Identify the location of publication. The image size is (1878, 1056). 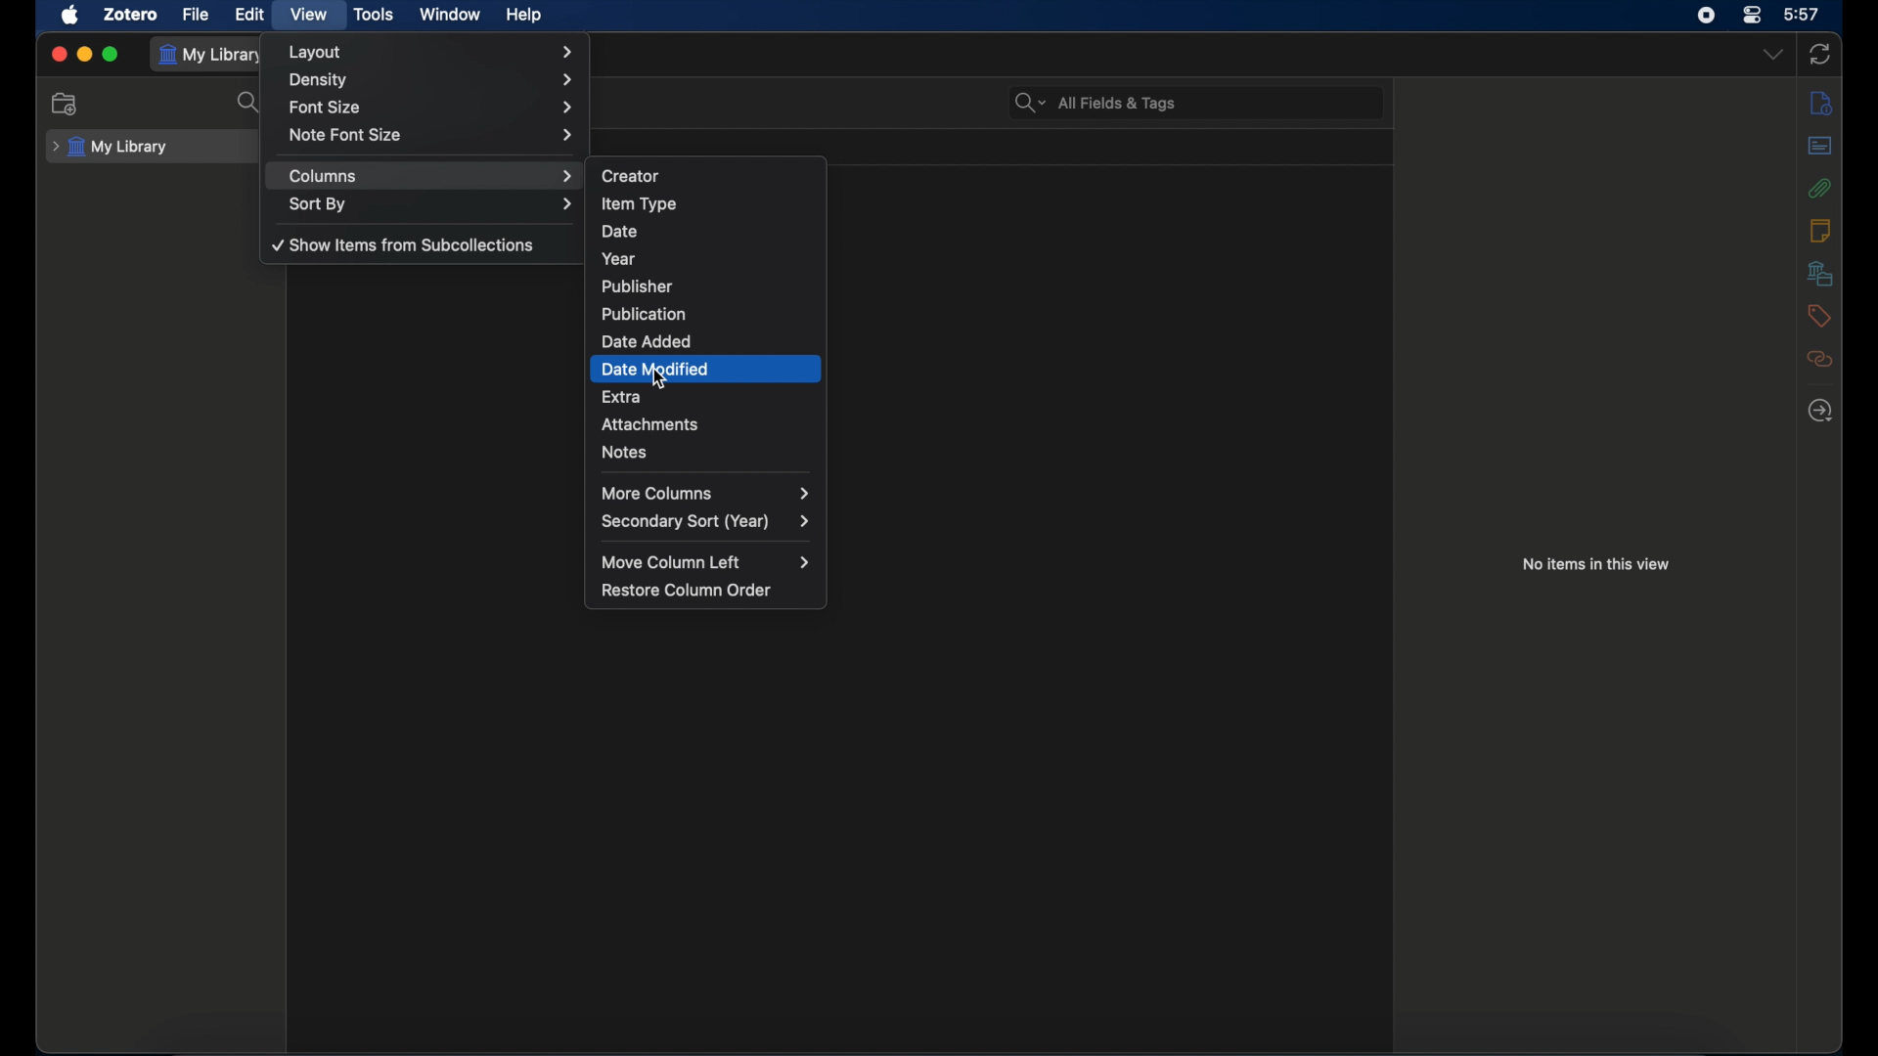
(710, 311).